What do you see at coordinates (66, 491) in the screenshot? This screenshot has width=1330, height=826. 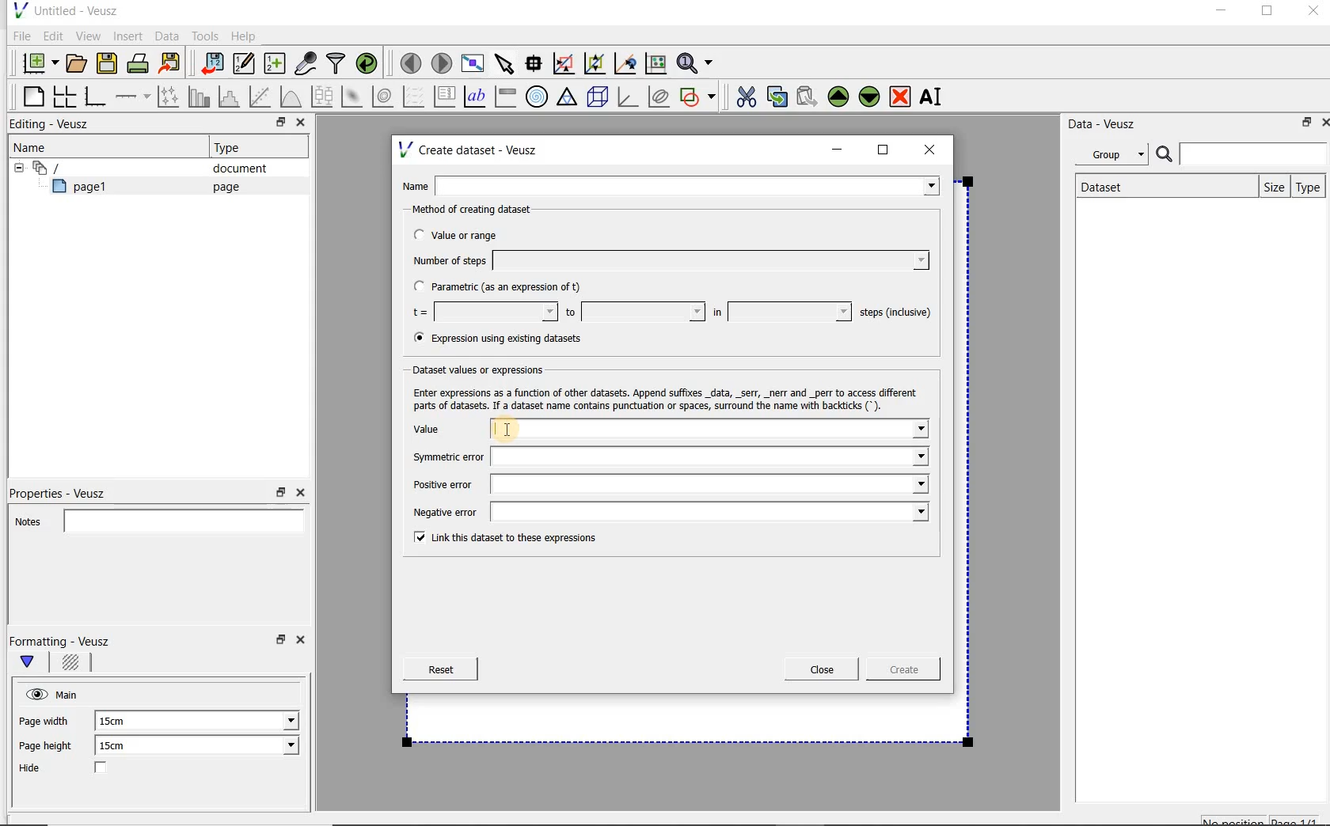 I see `Properties - Veusz` at bounding box center [66, 491].